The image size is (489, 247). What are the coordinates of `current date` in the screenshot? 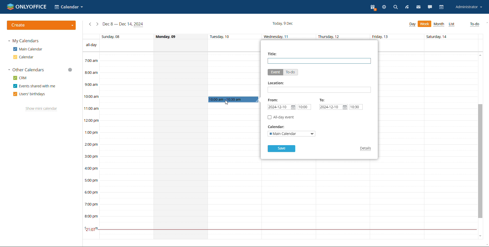 It's located at (283, 23).